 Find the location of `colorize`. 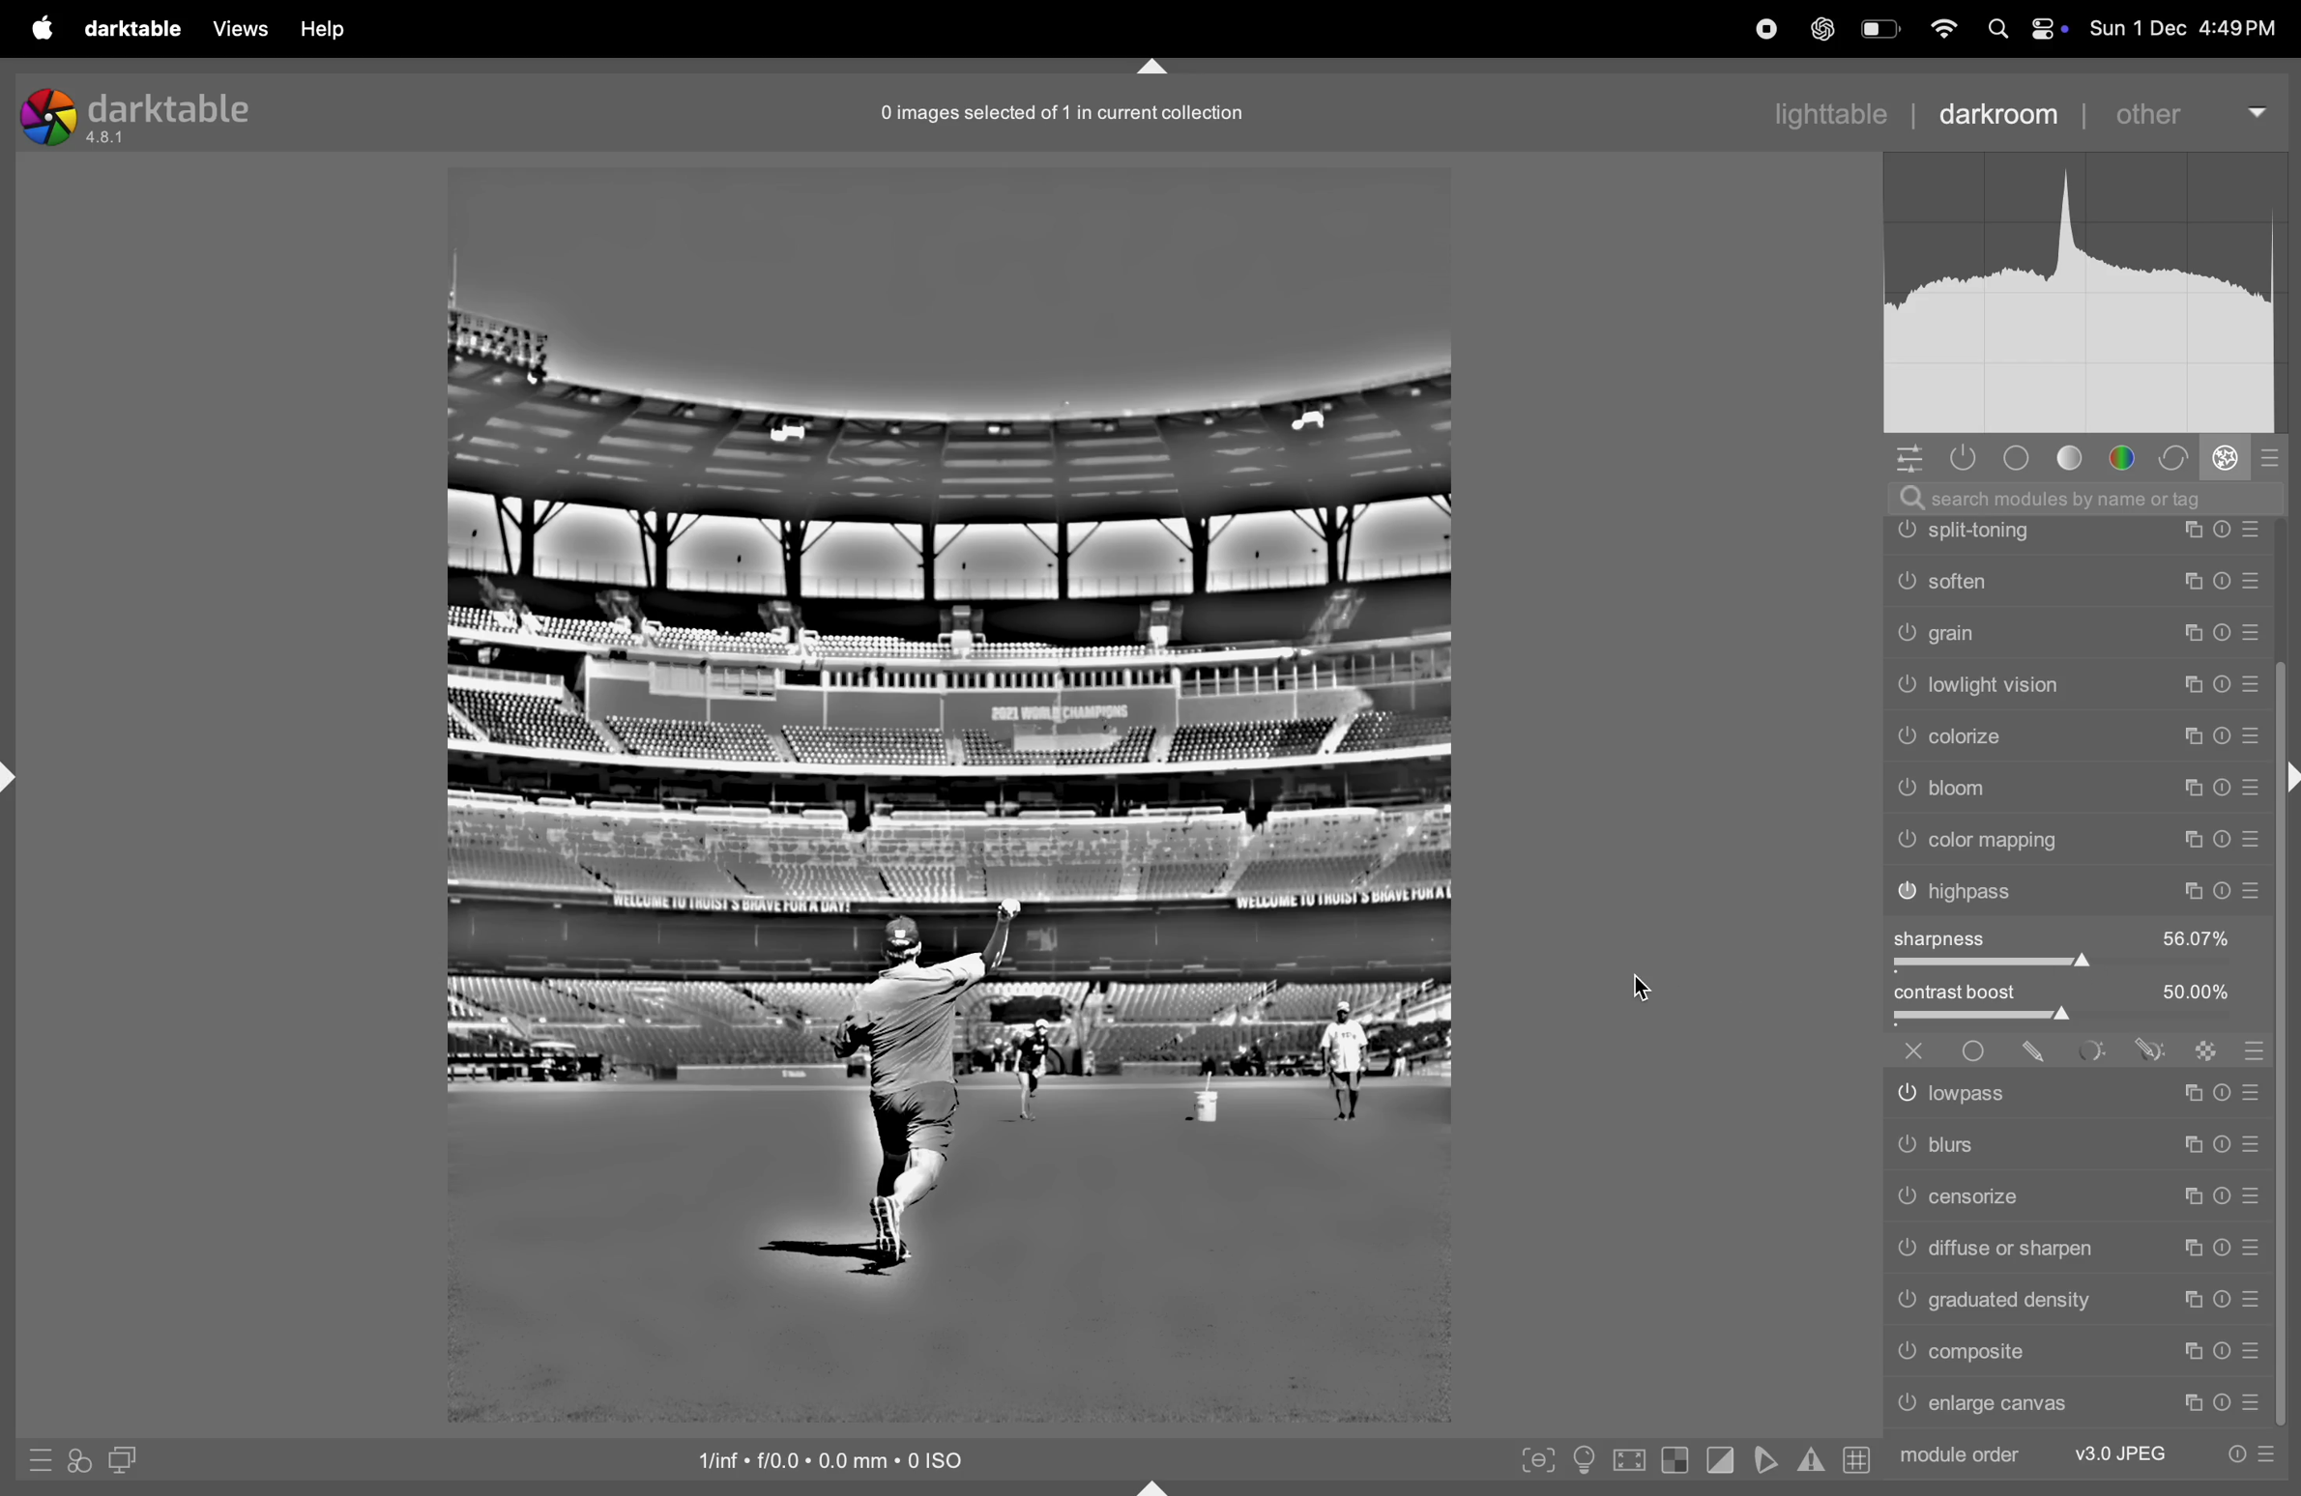

colorize is located at coordinates (2082, 888).